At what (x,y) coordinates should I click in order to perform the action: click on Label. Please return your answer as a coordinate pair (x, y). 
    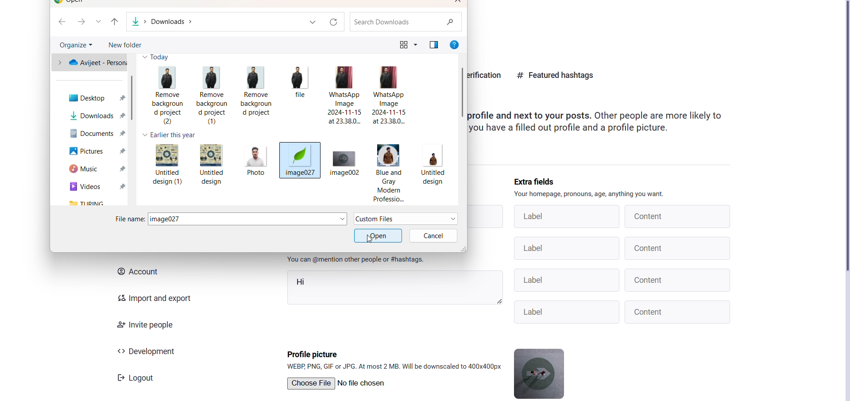
    Looking at the image, I should click on (569, 311).